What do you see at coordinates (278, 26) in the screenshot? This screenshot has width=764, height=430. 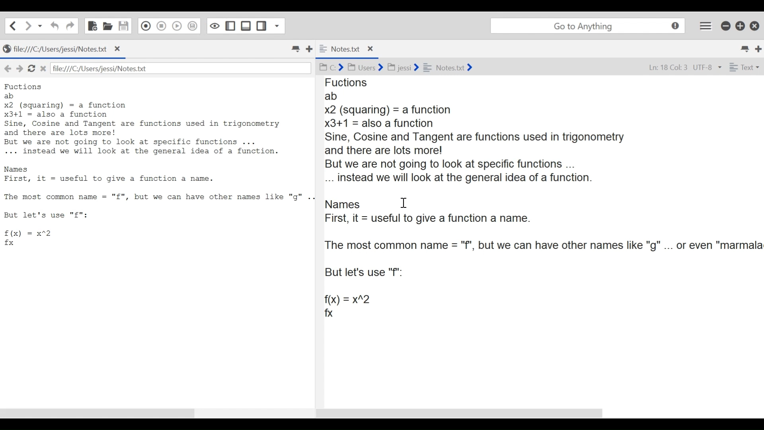 I see `Show specific Side Pane` at bounding box center [278, 26].